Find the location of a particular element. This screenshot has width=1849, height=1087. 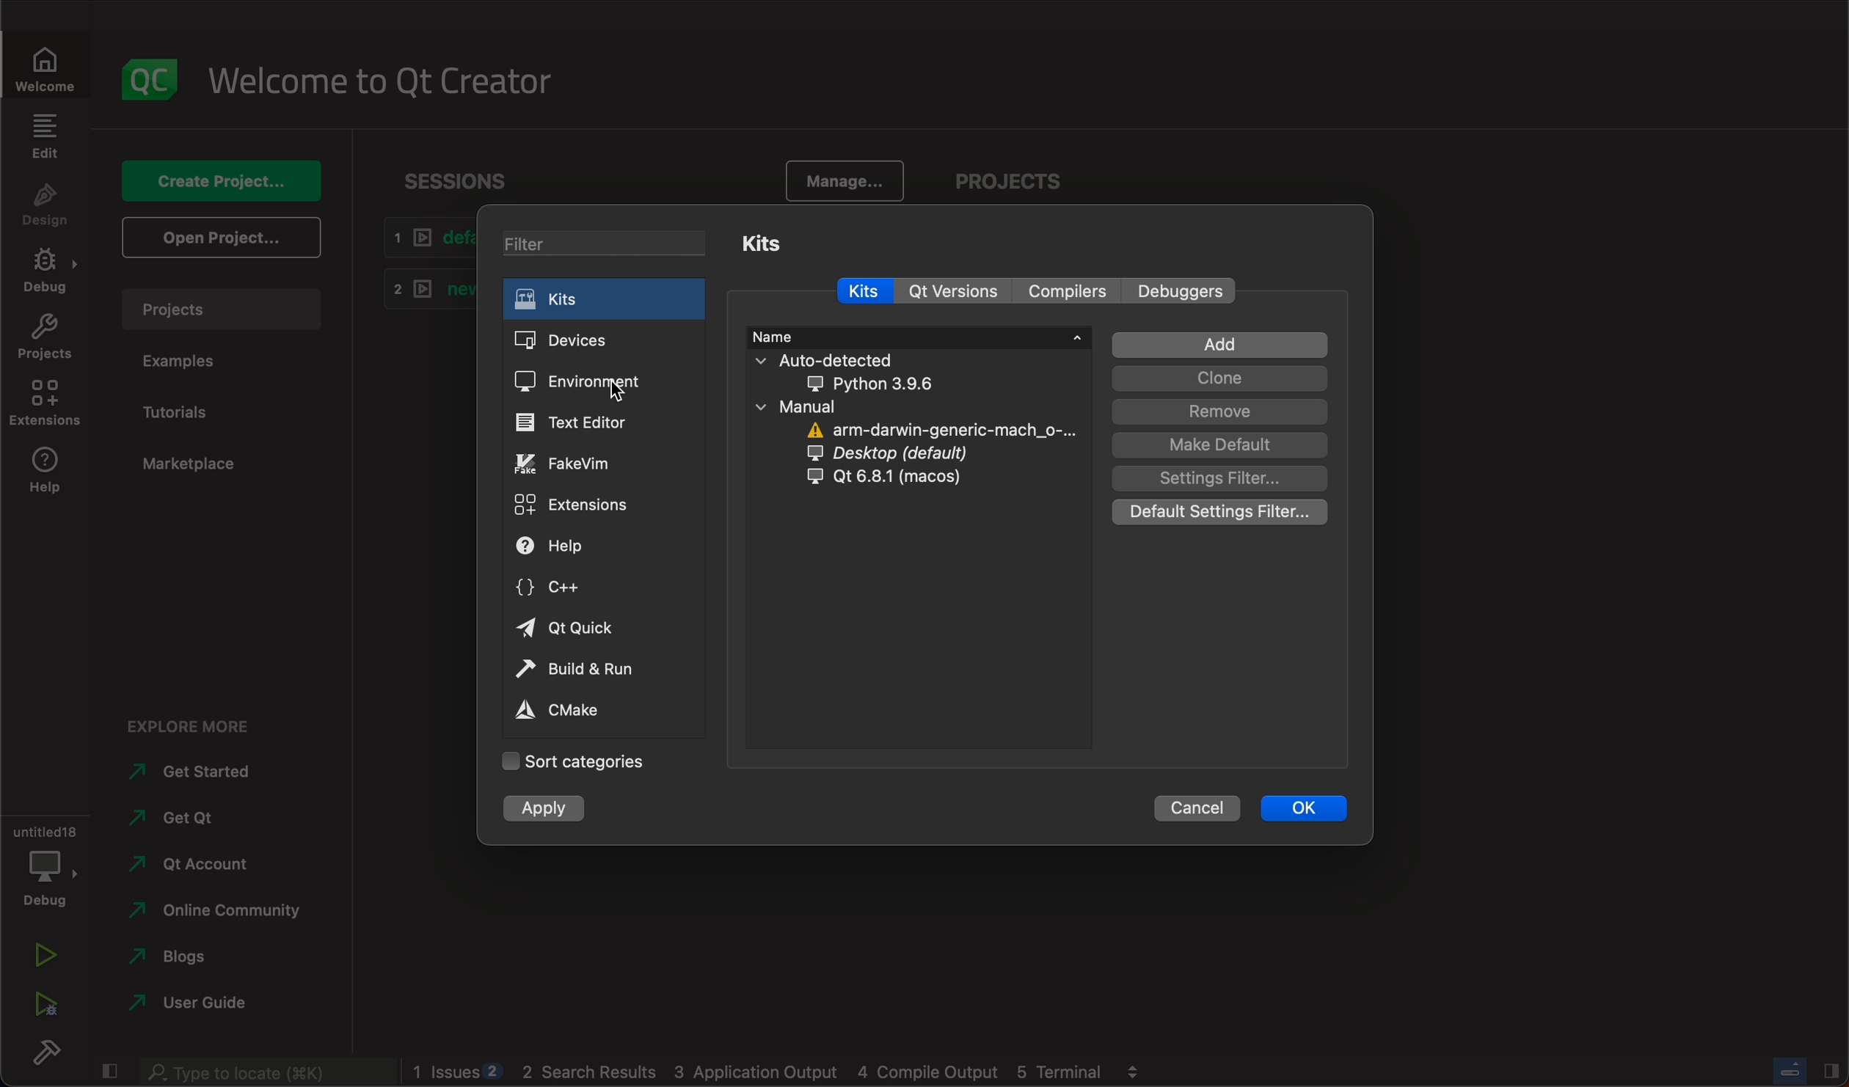

started is located at coordinates (198, 772).